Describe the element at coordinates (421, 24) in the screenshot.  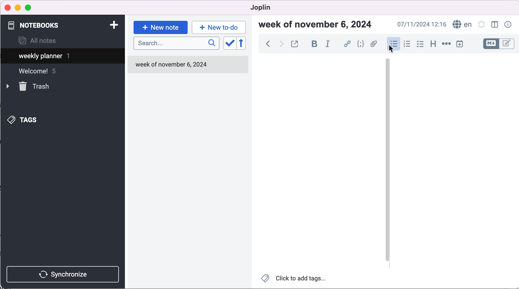
I see `07/11/2024 09:03` at that location.